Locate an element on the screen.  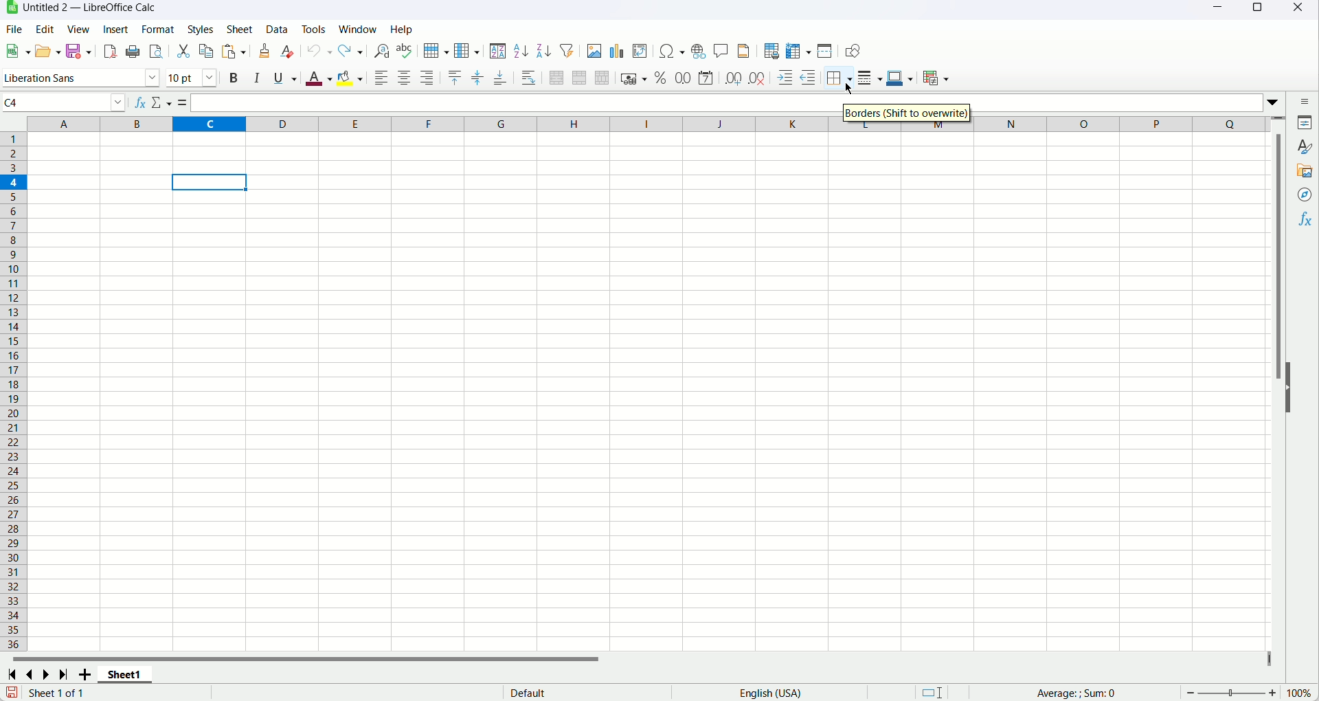
Delete decimal place is located at coordinates (757, 79).